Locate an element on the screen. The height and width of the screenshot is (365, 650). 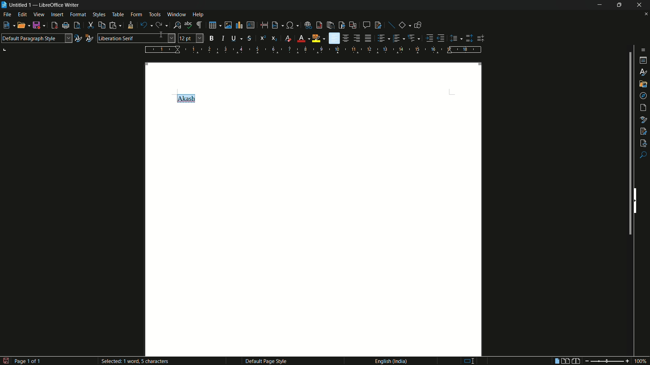
increase indentation is located at coordinates (430, 38).